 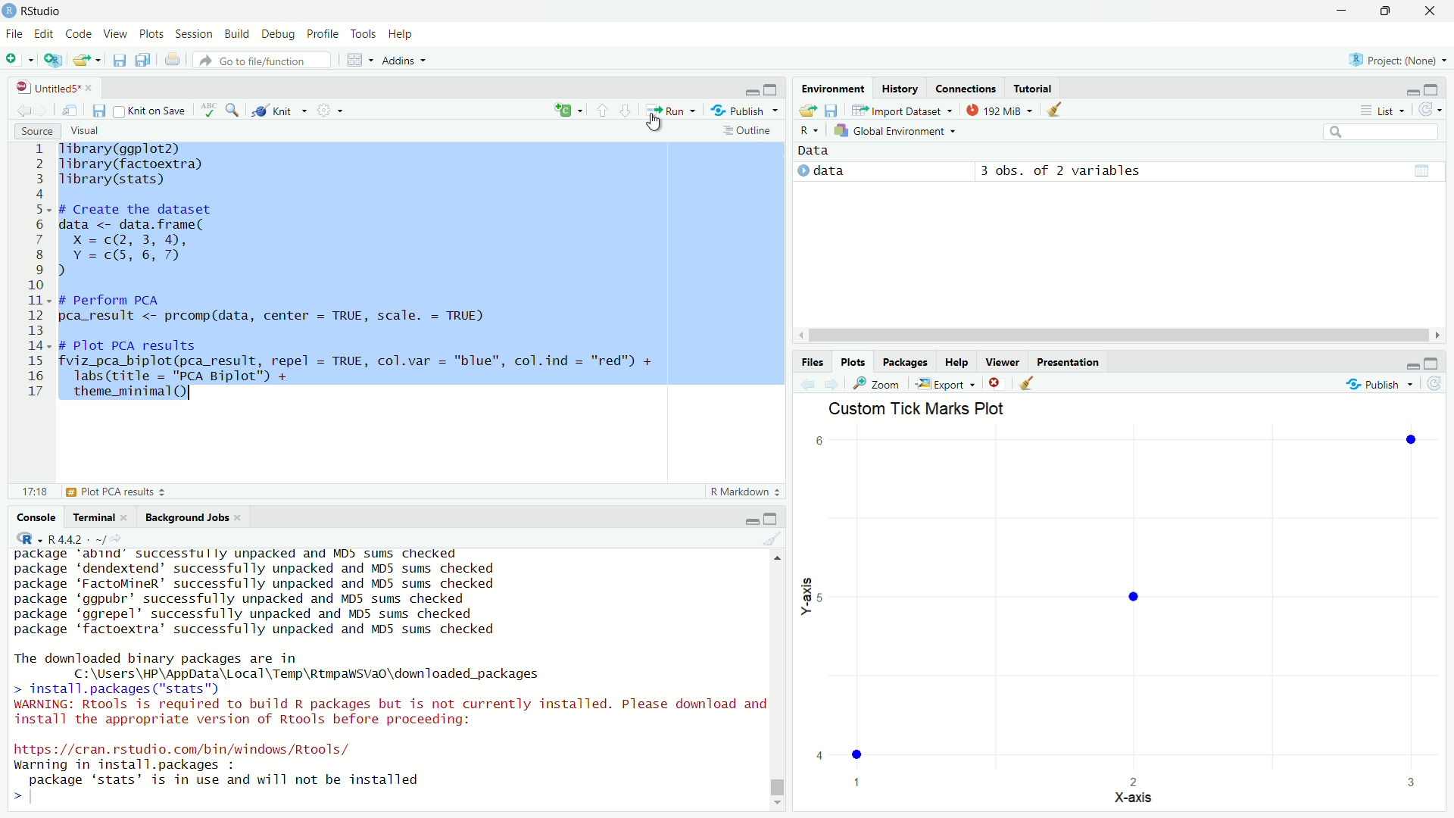 What do you see at coordinates (957, 362) in the screenshot?
I see `Help` at bounding box center [957, 362].